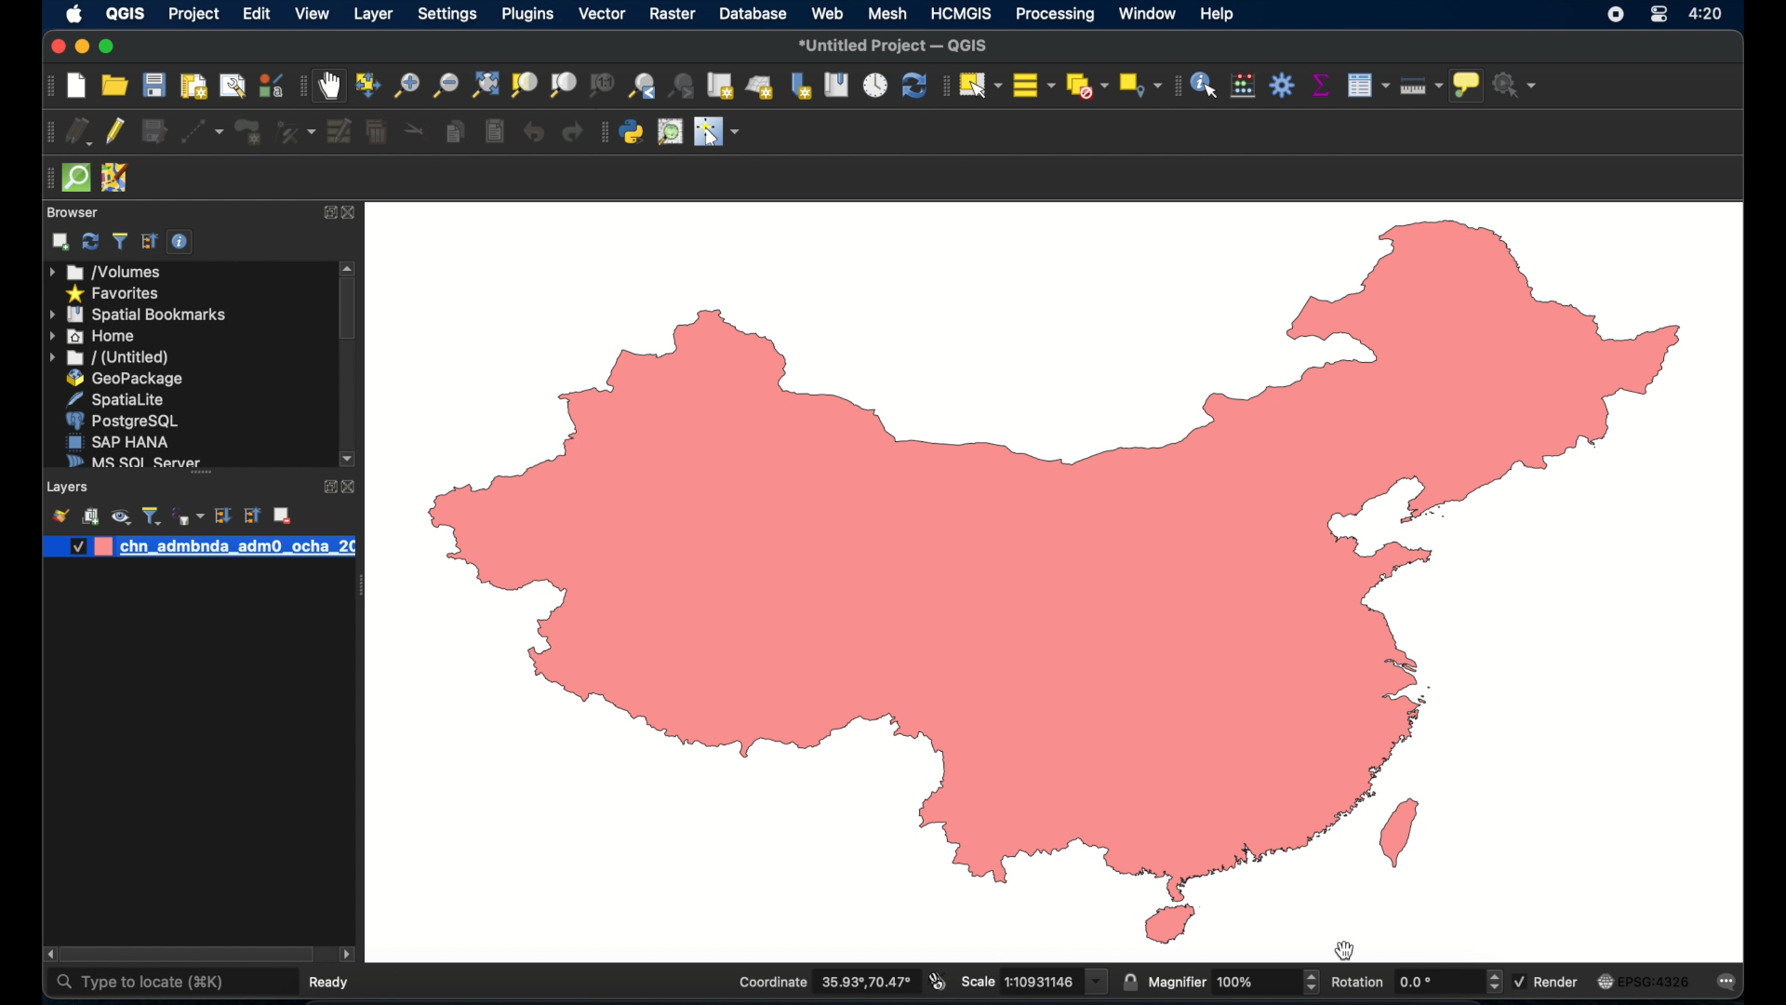  Describe the element at coordinates (75, 546) in the screenshot. I see `Checkbox ` at that location.